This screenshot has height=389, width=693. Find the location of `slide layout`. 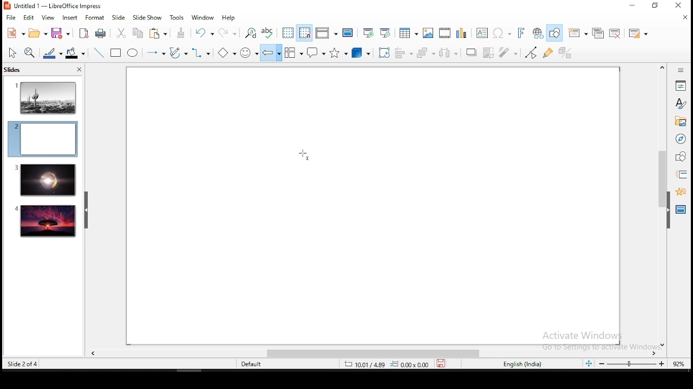

slide layout is located at coordinates (637, 33).